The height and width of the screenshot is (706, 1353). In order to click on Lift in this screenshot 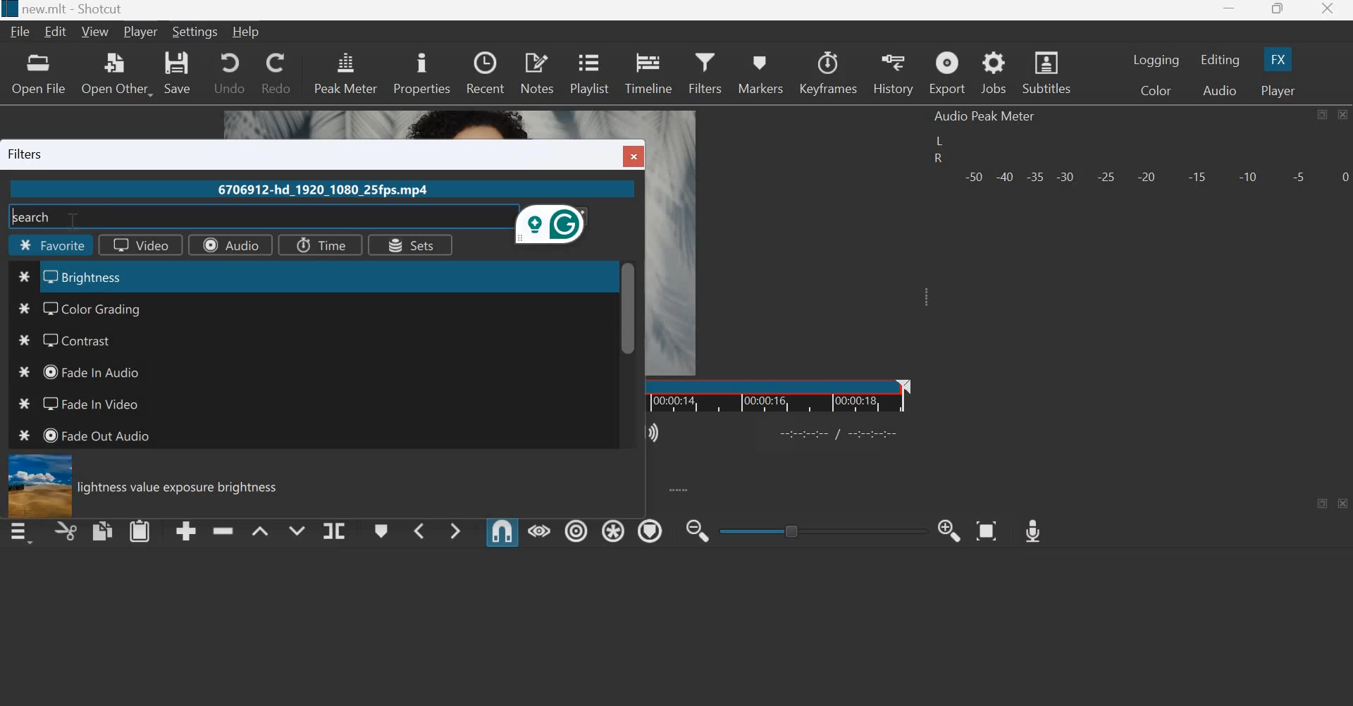, I will do `click(260, 531)`.